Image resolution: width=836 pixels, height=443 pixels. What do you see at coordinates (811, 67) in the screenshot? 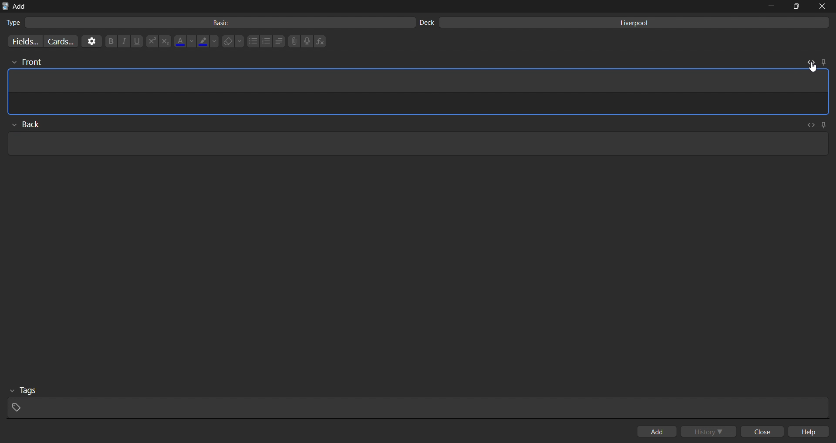
I see `cursor` at bounding box center [811, 67].